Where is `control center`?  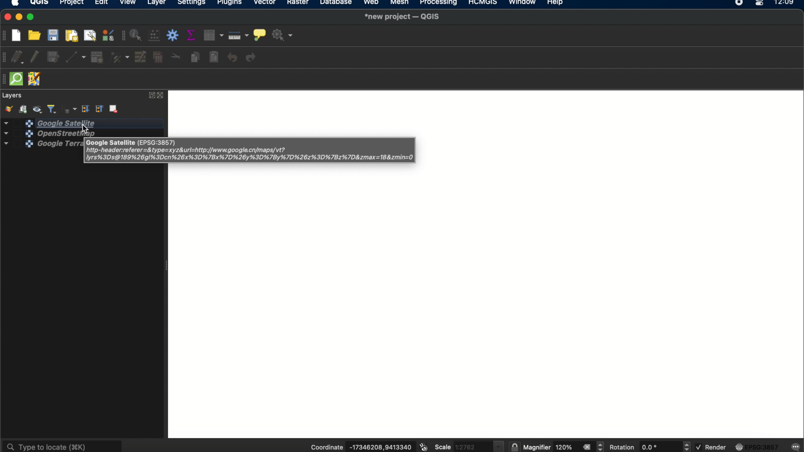
control center is located at coordinates (760, 3).